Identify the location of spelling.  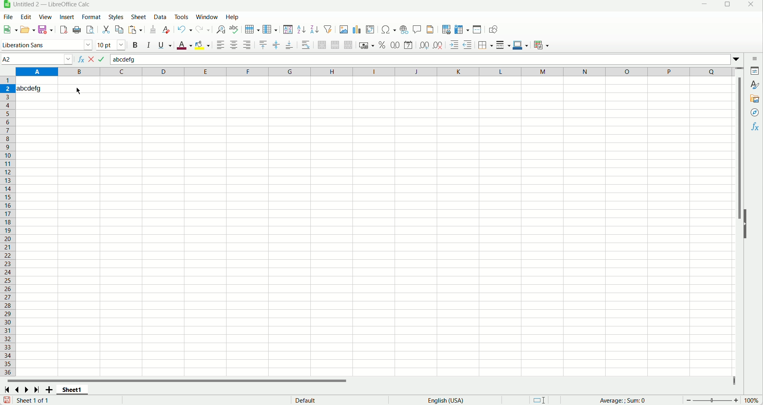
(234, 29).